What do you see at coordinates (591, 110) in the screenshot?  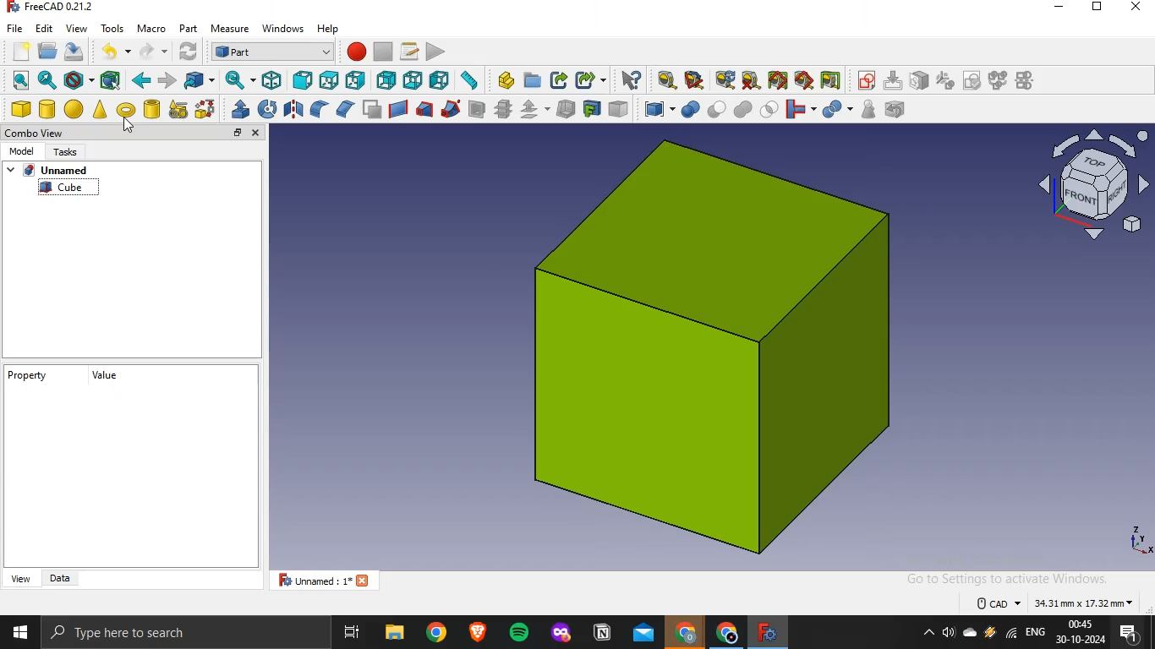 I see `create projection on surface` at bounding box center [591, 110].